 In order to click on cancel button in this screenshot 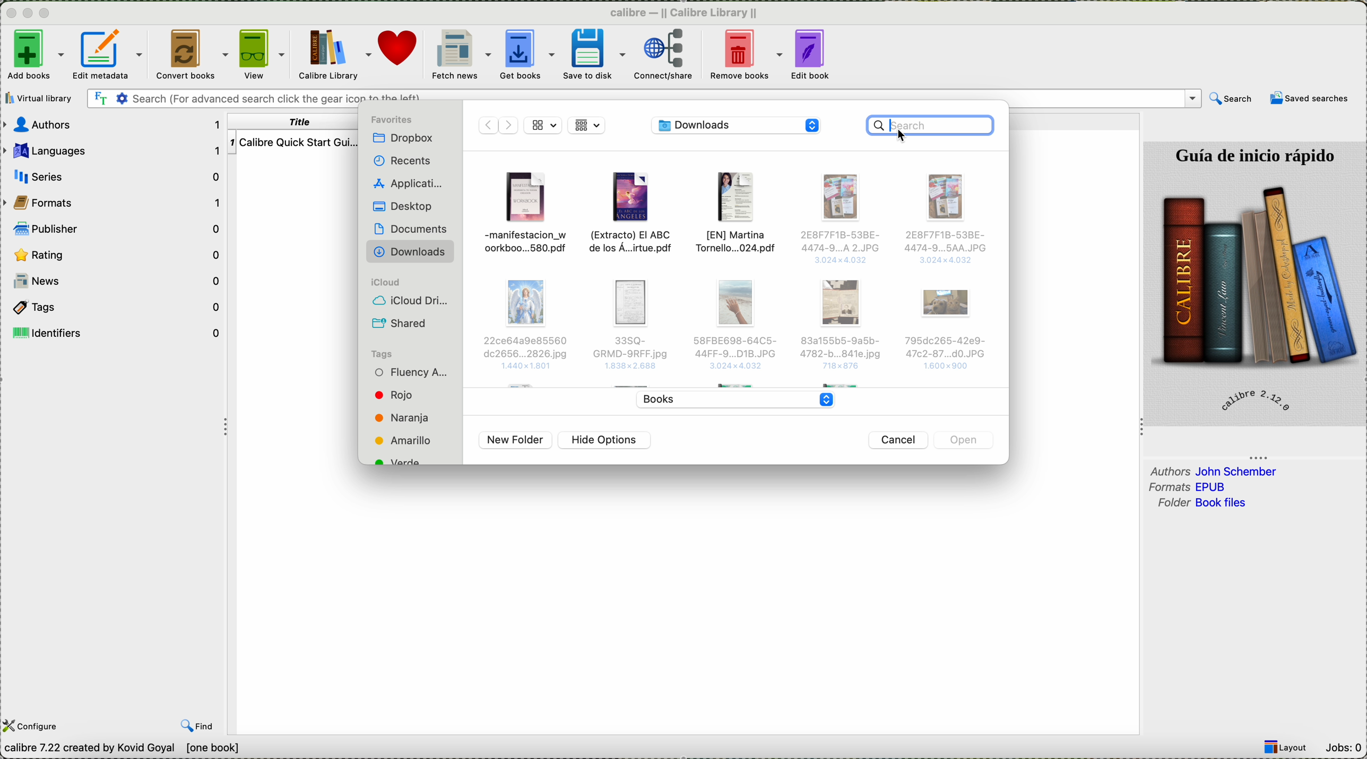, I will do `click(901, 440)`.